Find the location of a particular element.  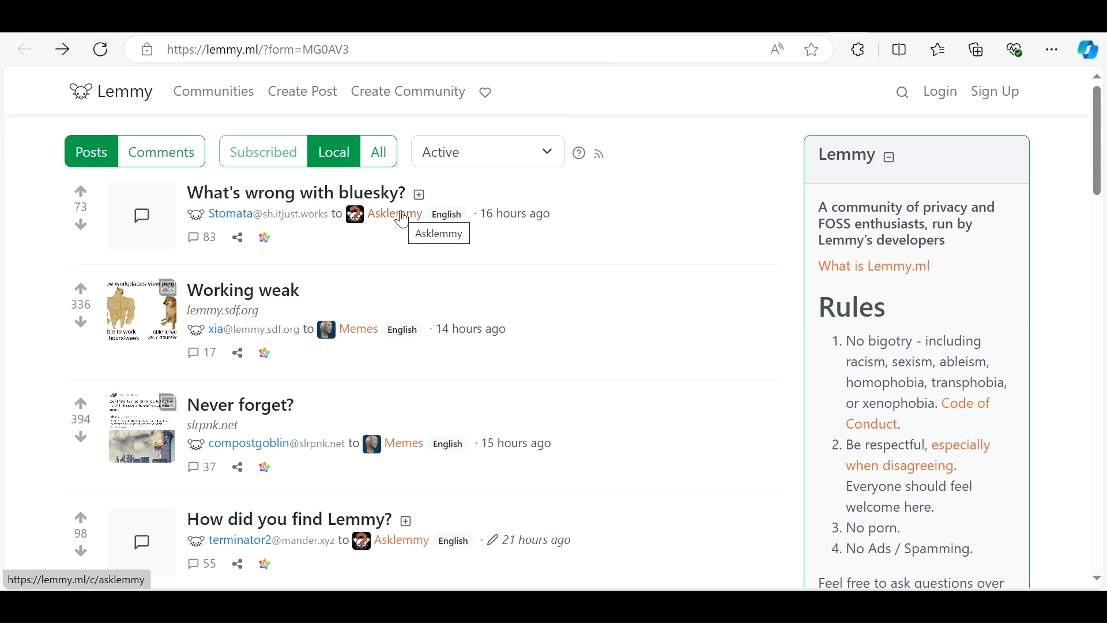

Comments is located at coordinates (202, 565).